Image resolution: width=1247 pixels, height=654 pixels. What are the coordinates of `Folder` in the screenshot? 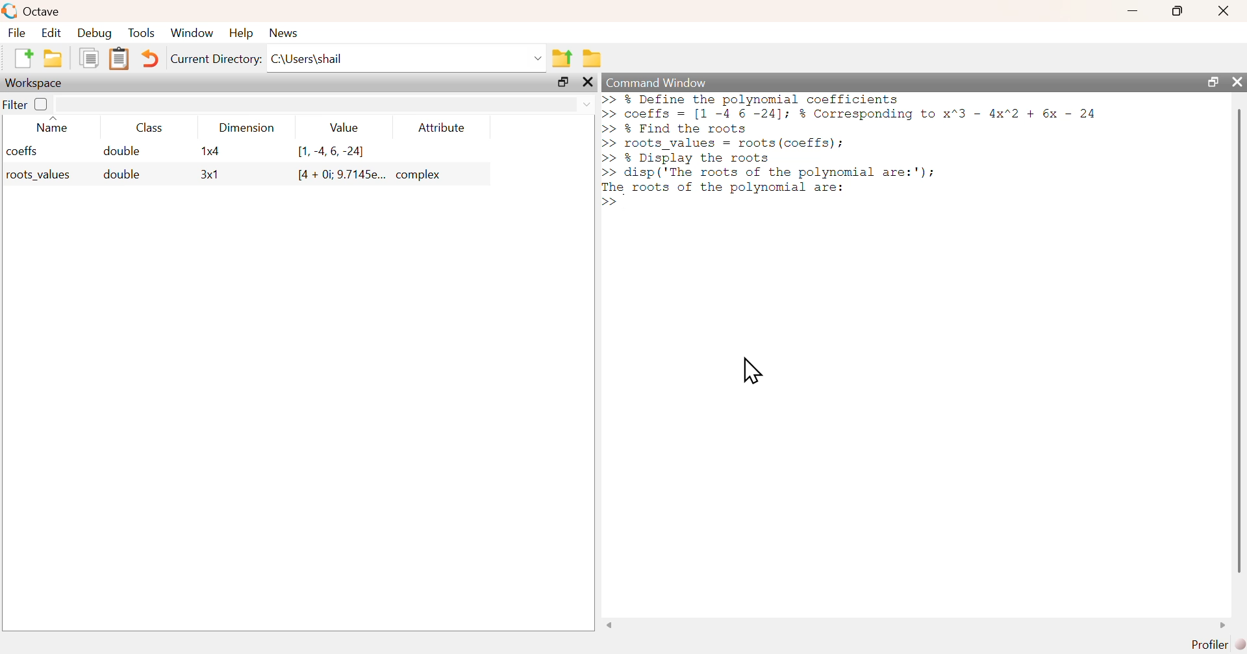 It's located at (591, 57).